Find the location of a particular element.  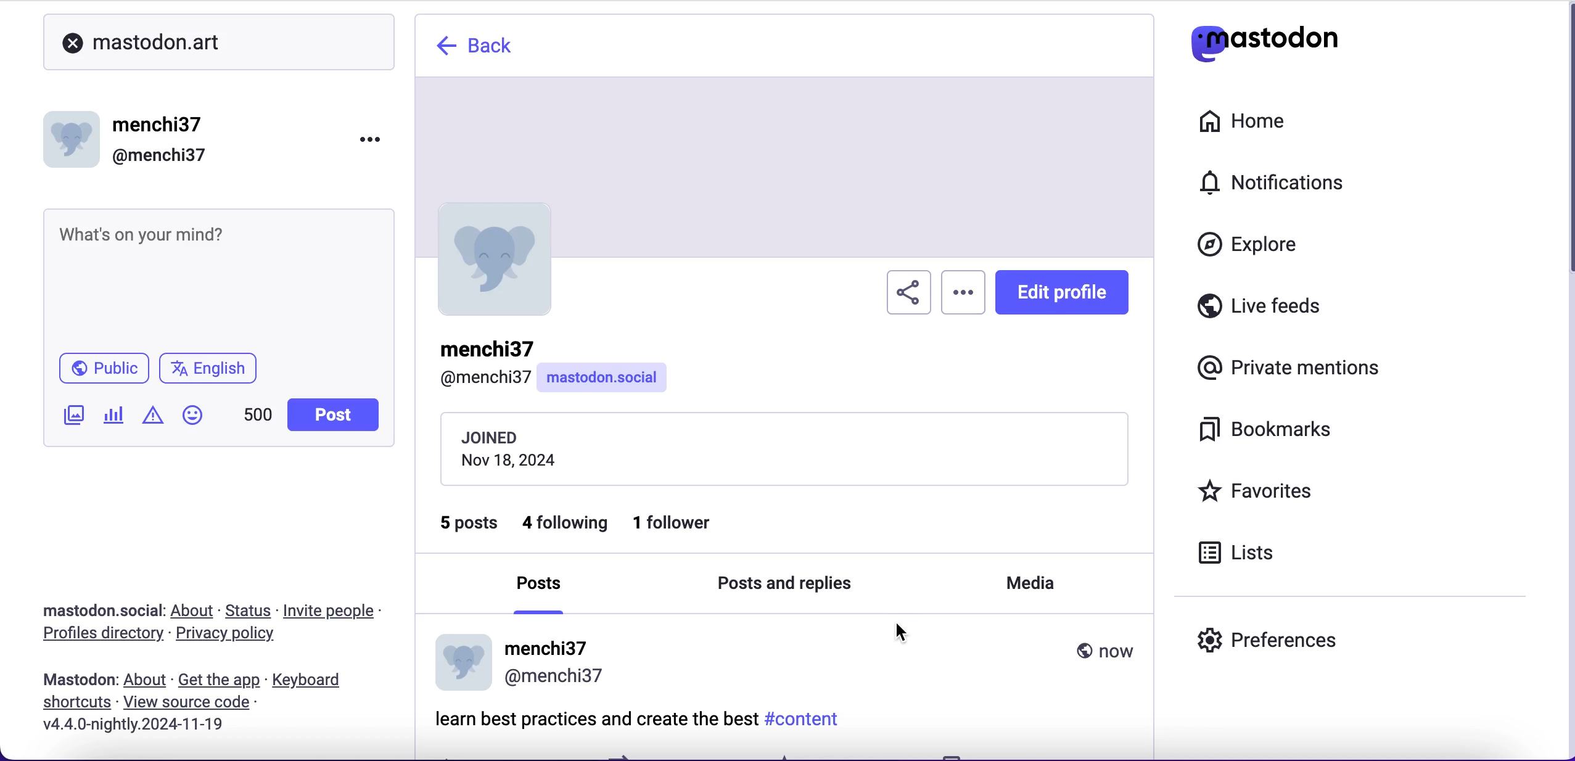

status is located at coordinates (249, 611).